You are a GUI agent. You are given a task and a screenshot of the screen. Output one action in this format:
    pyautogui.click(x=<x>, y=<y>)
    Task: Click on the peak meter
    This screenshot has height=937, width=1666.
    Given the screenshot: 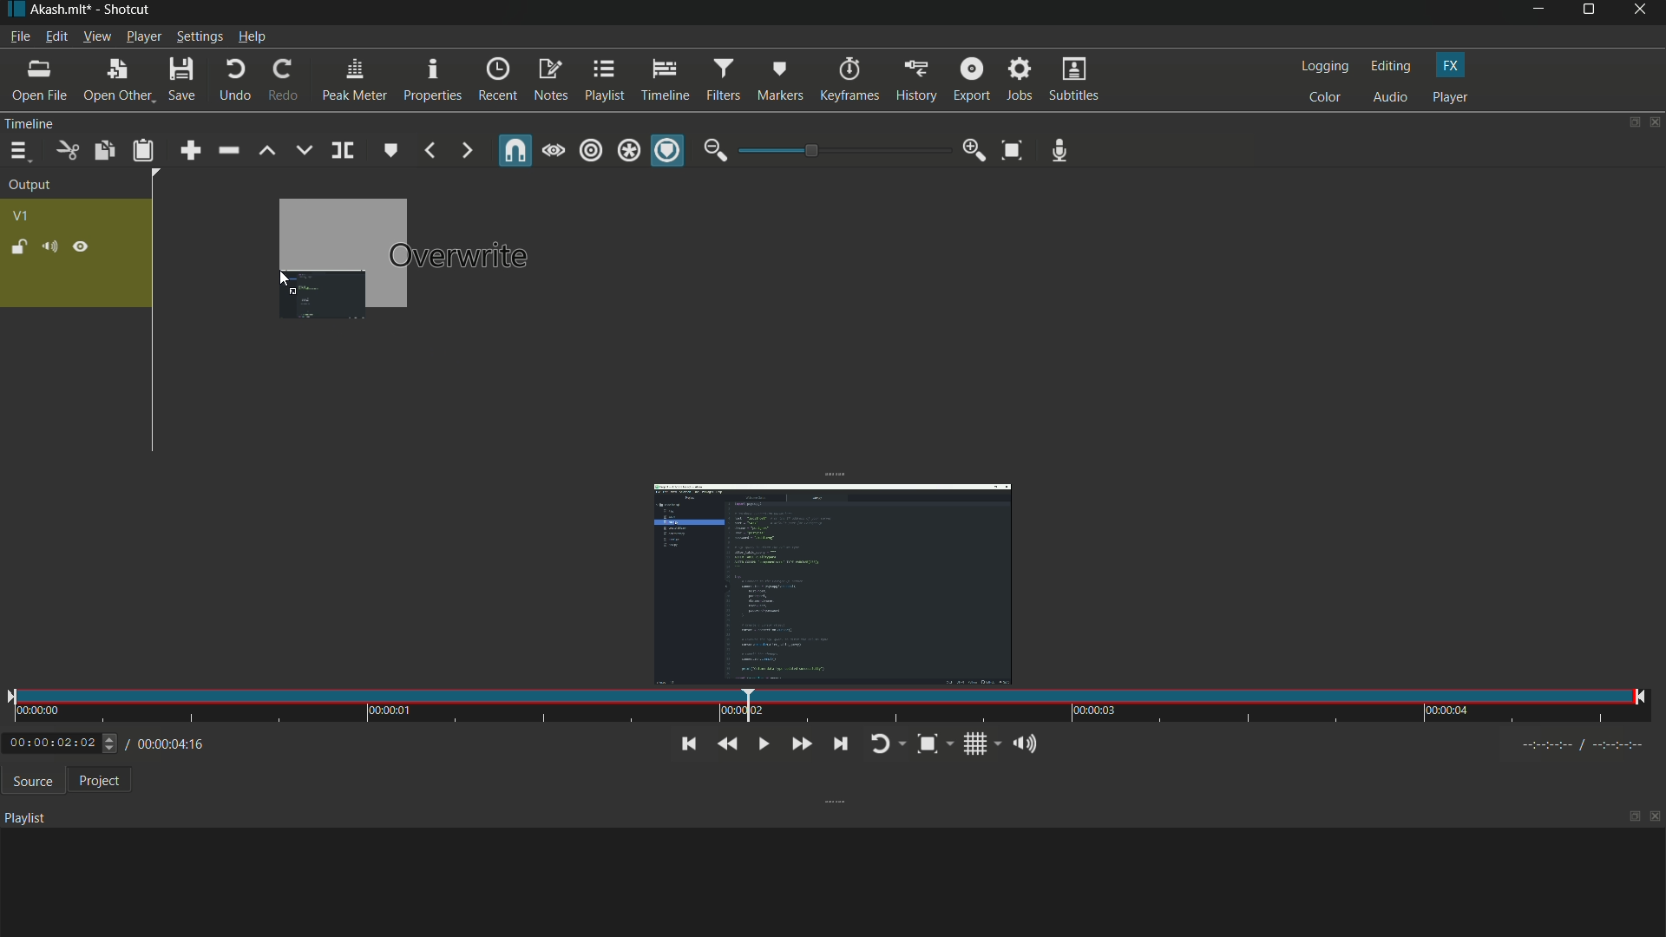 What is the action you would take?
    pyautogui.click(x=352, y=80)
    